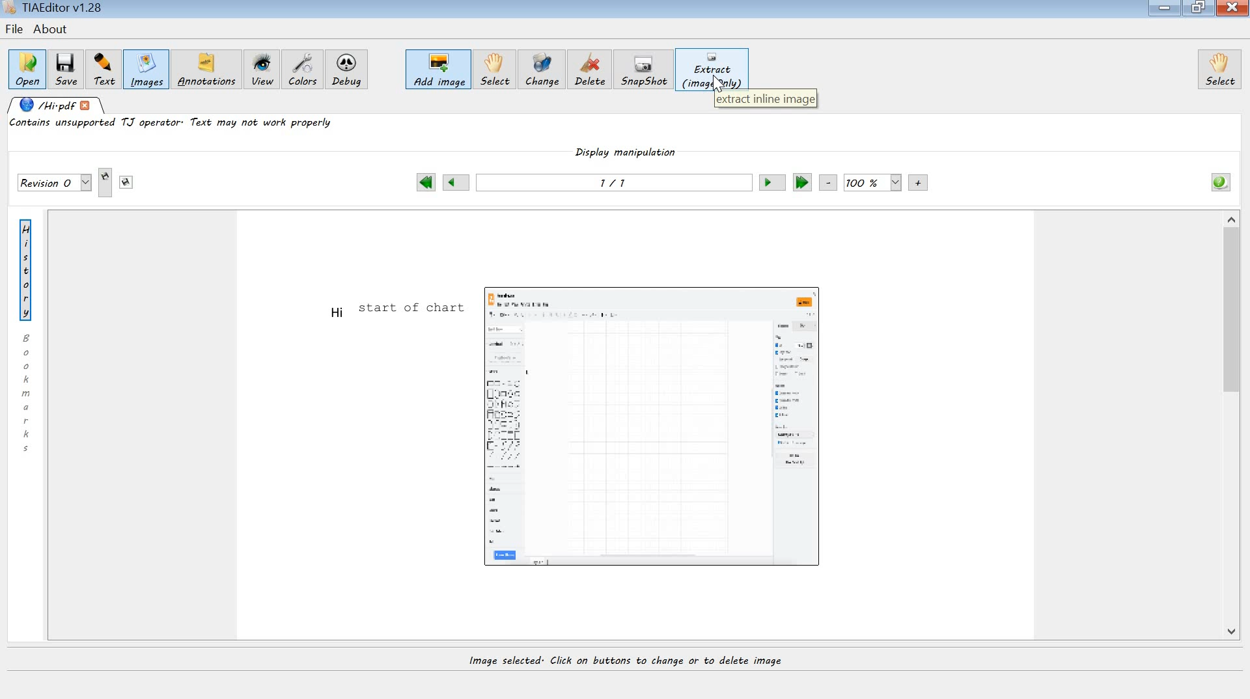 This screenshot has height=699, width=1250. I want to click on images, so click(145, 71).